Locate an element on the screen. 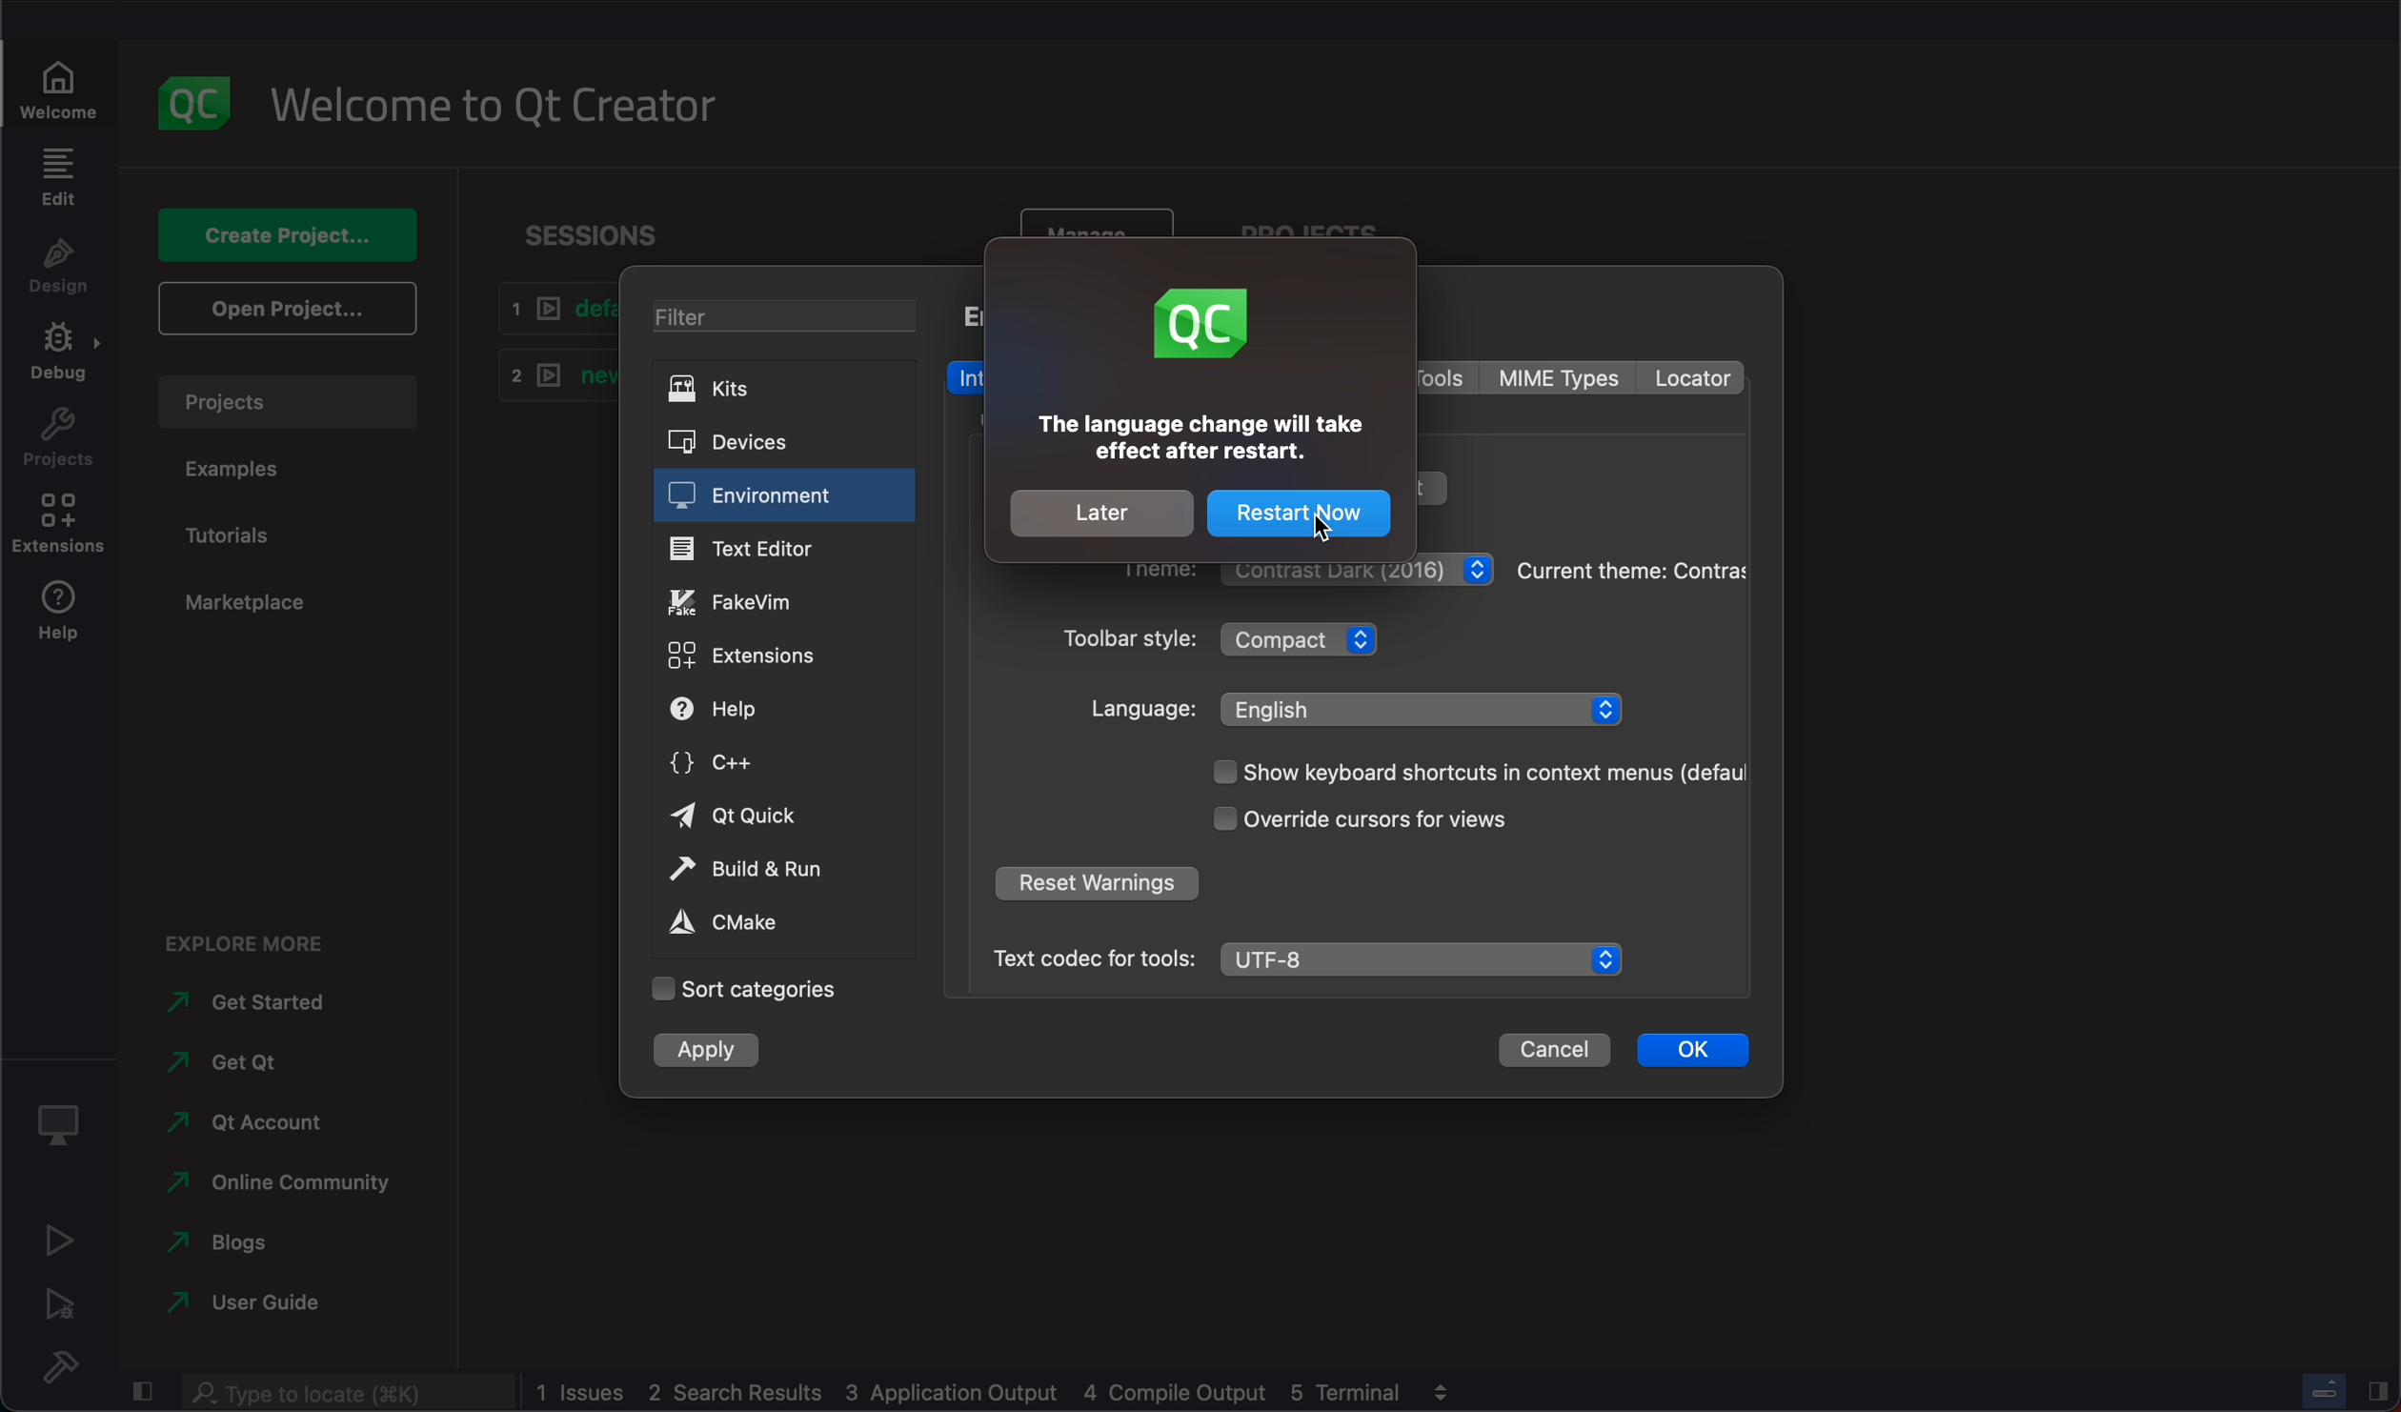  kit selector is located at coordinates (57, 1118).